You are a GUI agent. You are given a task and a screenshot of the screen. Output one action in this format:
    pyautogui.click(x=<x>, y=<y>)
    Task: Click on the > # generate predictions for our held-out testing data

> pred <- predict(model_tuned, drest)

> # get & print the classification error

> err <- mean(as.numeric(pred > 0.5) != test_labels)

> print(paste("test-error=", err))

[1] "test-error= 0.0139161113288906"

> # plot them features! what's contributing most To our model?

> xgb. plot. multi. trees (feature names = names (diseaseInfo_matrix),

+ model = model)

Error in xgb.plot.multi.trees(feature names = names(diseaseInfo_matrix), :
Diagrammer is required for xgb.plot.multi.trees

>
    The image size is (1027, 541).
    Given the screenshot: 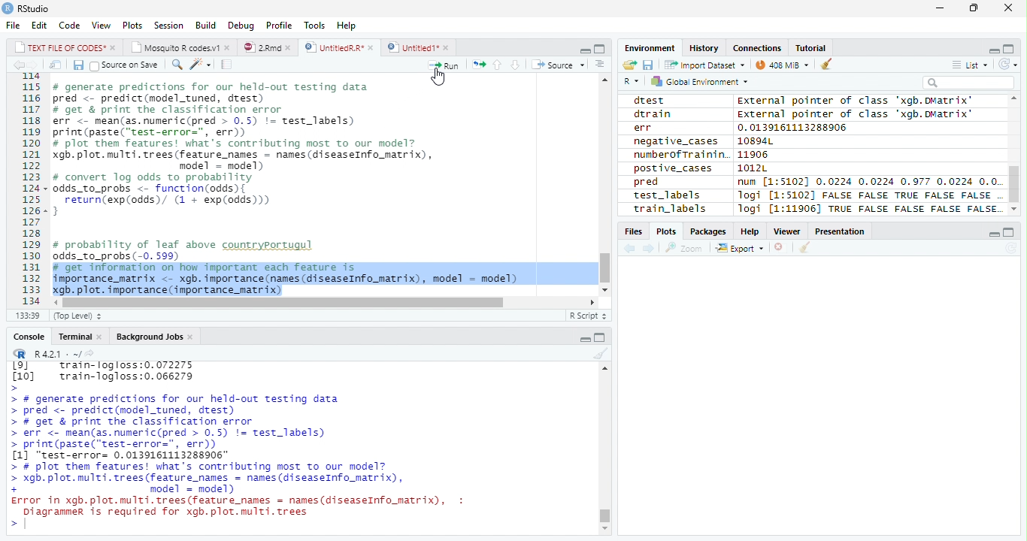 What is the action you would take?
    pyautogui.click(x=243, y=460)
    